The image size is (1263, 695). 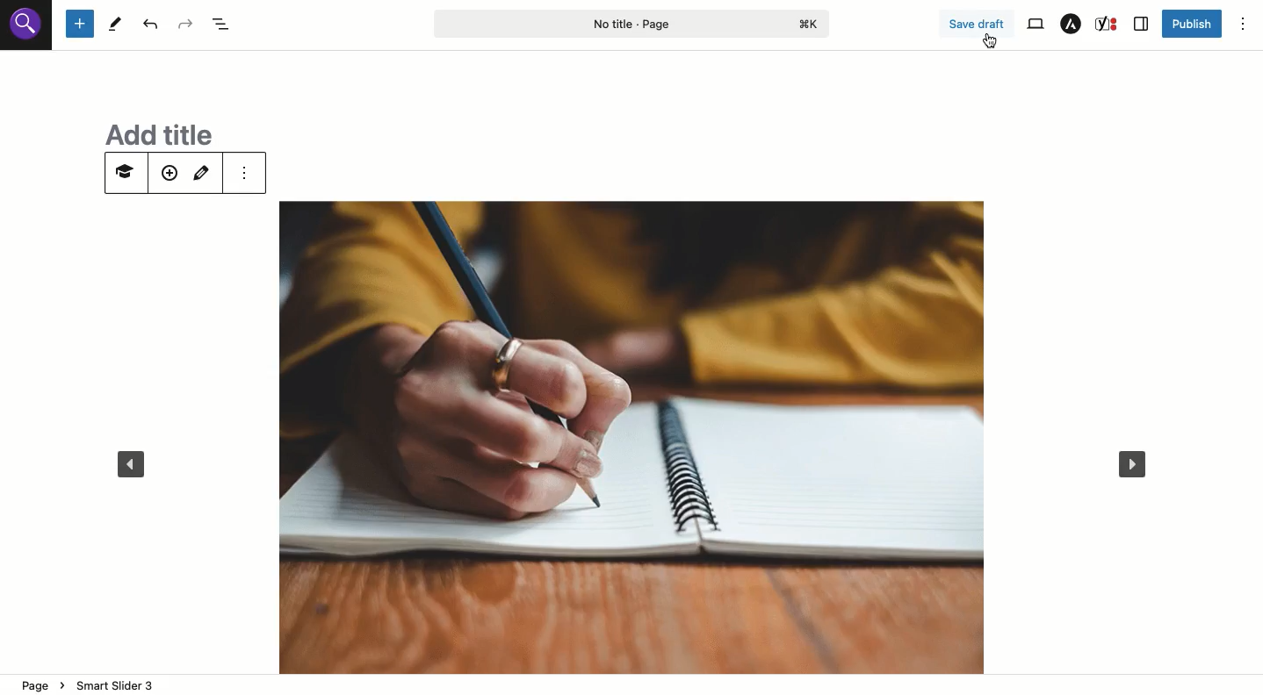 What do you see at coordinates (205, 172) in the screenshot?
I see `edit` at bounding box center [205, 172].